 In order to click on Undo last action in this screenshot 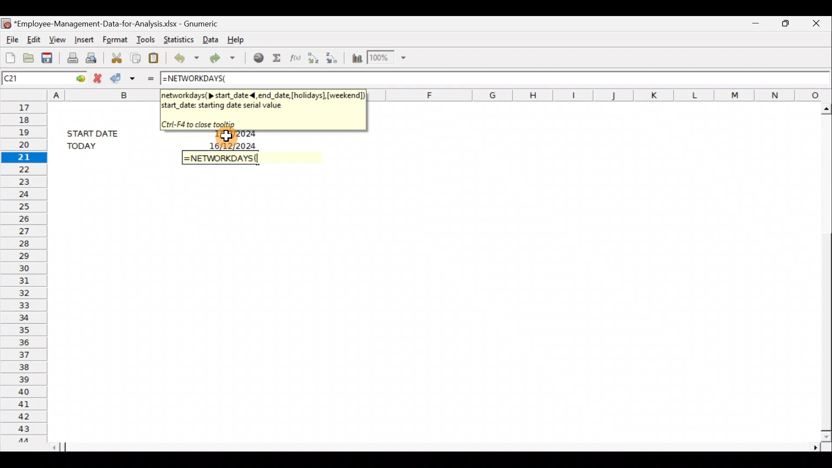, I will do `click(185, 57)`.